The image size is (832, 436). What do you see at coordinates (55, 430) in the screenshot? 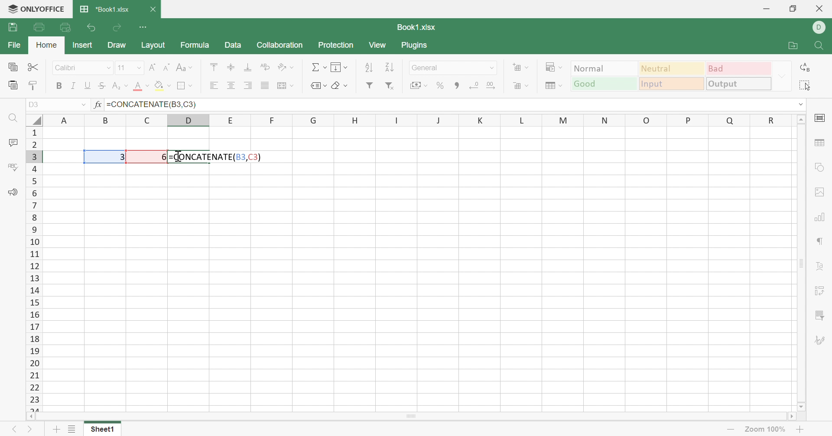
I see `Add sheet` at bounding box center [55, 430].